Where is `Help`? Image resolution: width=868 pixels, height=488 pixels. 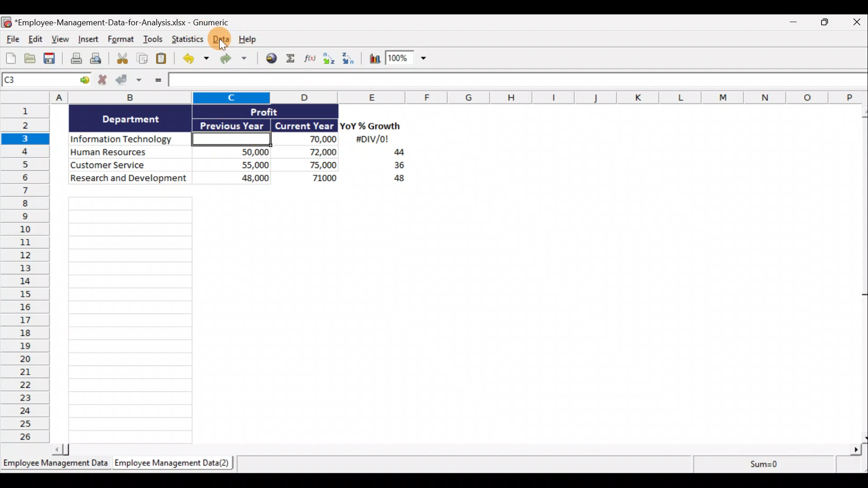
Help is located at coordinates (250, 38).